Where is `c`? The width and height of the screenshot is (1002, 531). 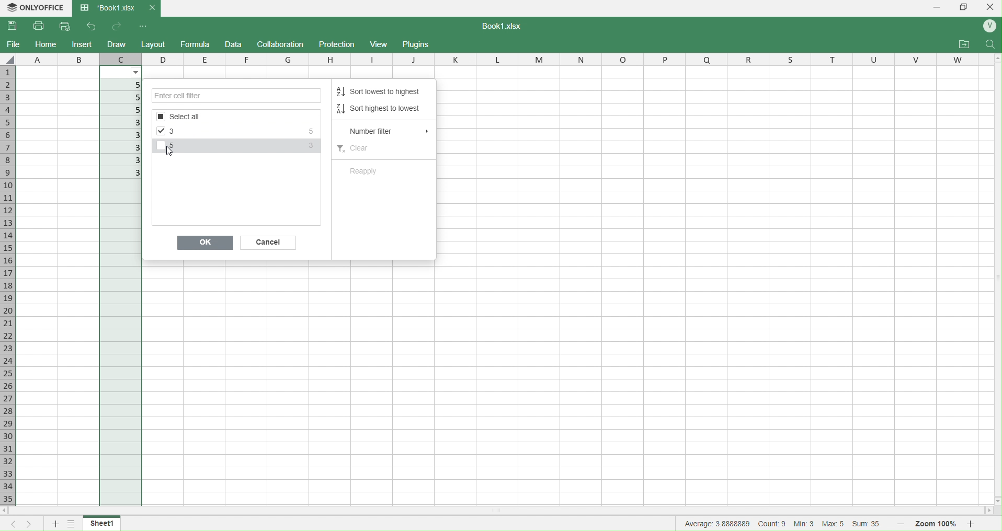
c is located at coordinates (120, 58).